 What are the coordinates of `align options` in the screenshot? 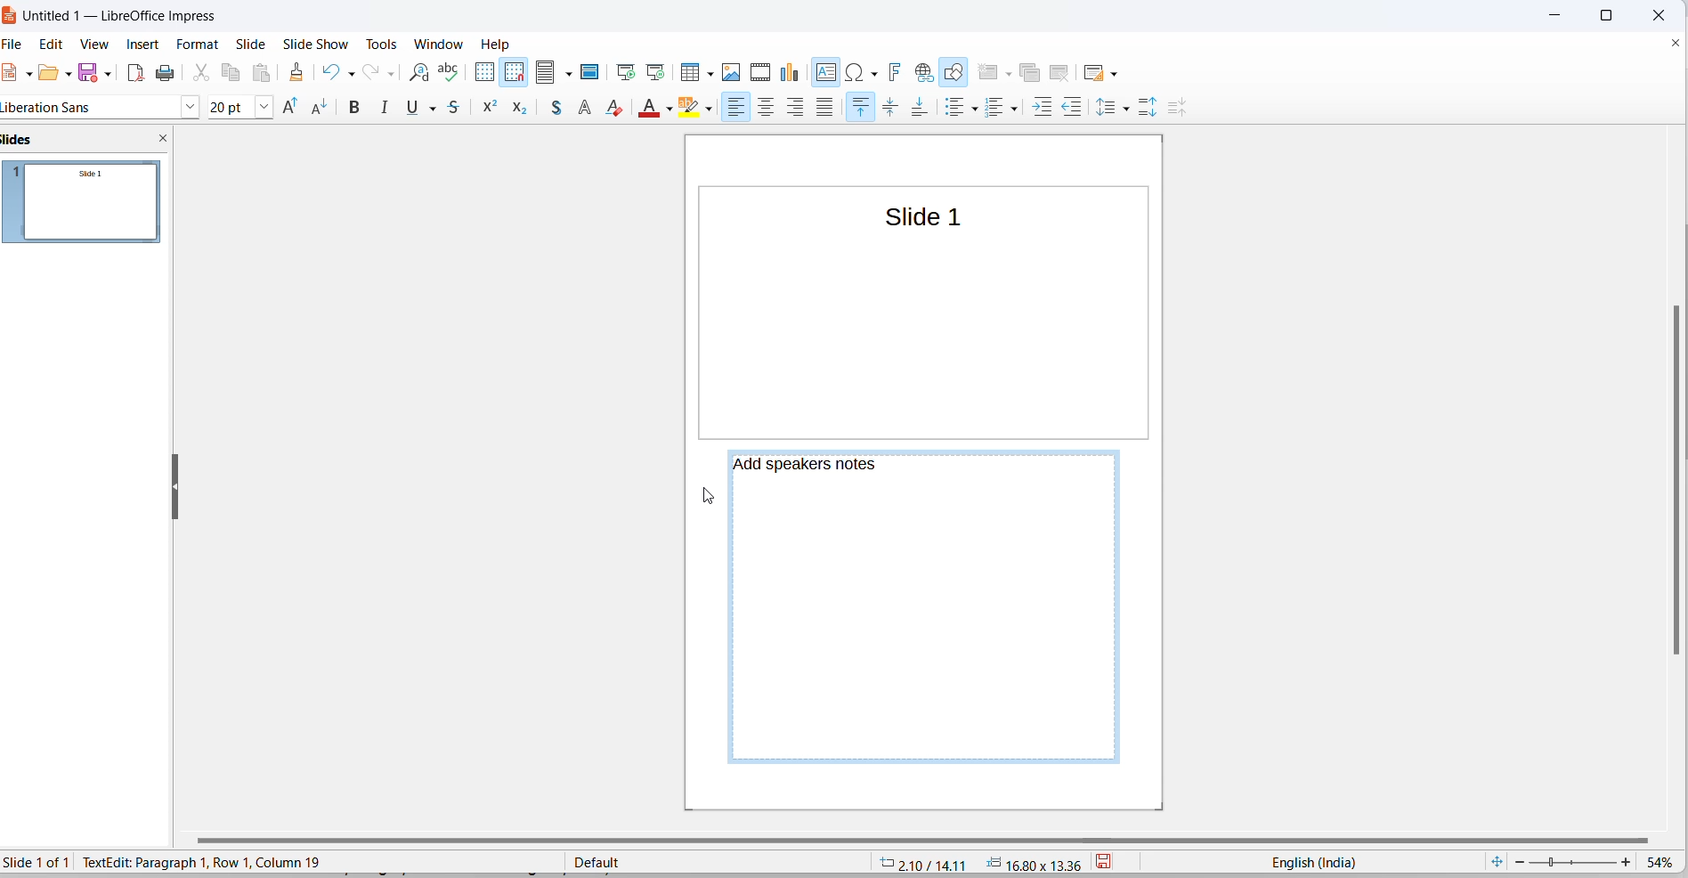 It's located at (710, 110).